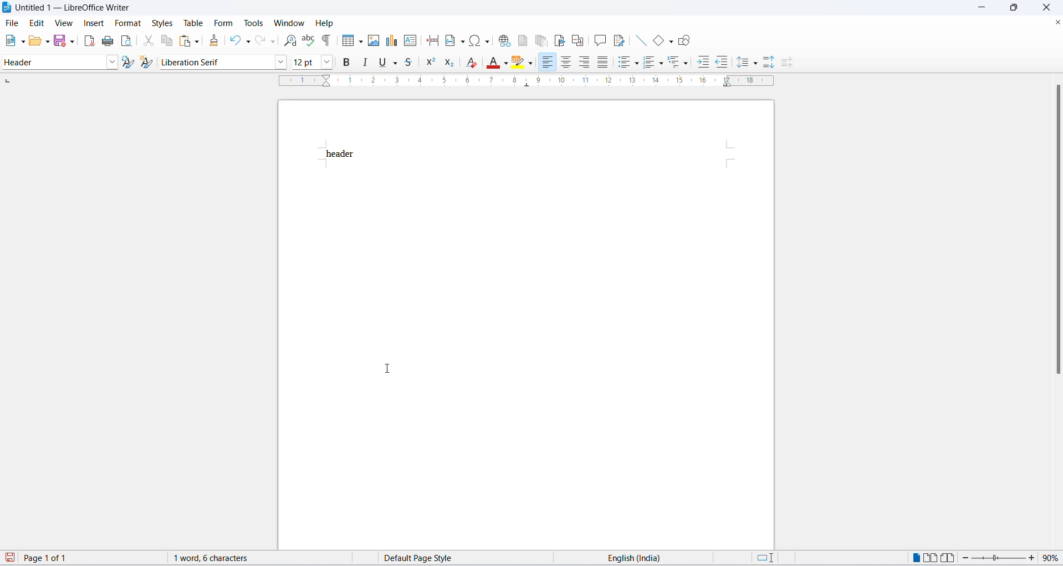 The width and height of the screenshot is (1063, 566). I want to click on scaling, so click(532, 86).